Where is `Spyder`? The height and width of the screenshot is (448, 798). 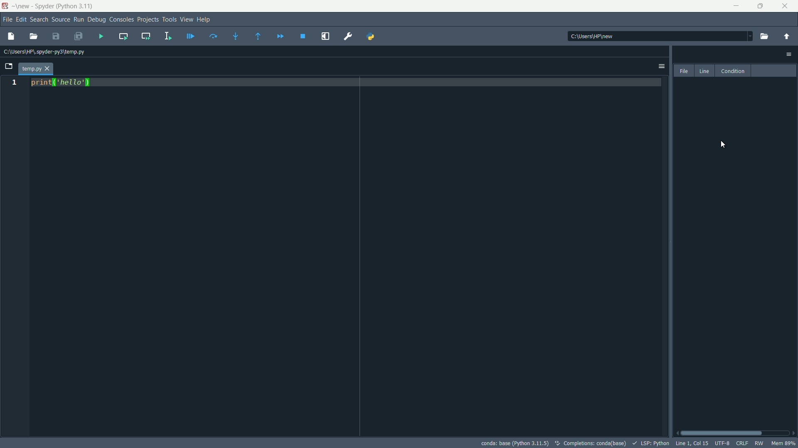 Spyder is located at coordinates (43, 7).